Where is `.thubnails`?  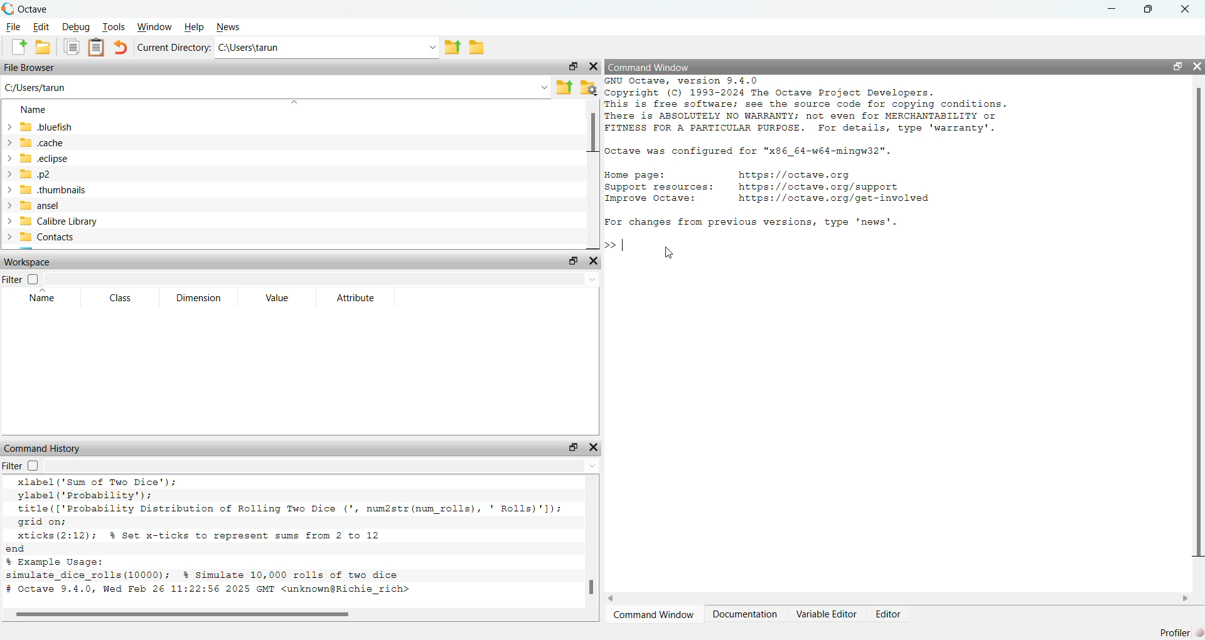
.thubnails is located at coordinates (45, 189).